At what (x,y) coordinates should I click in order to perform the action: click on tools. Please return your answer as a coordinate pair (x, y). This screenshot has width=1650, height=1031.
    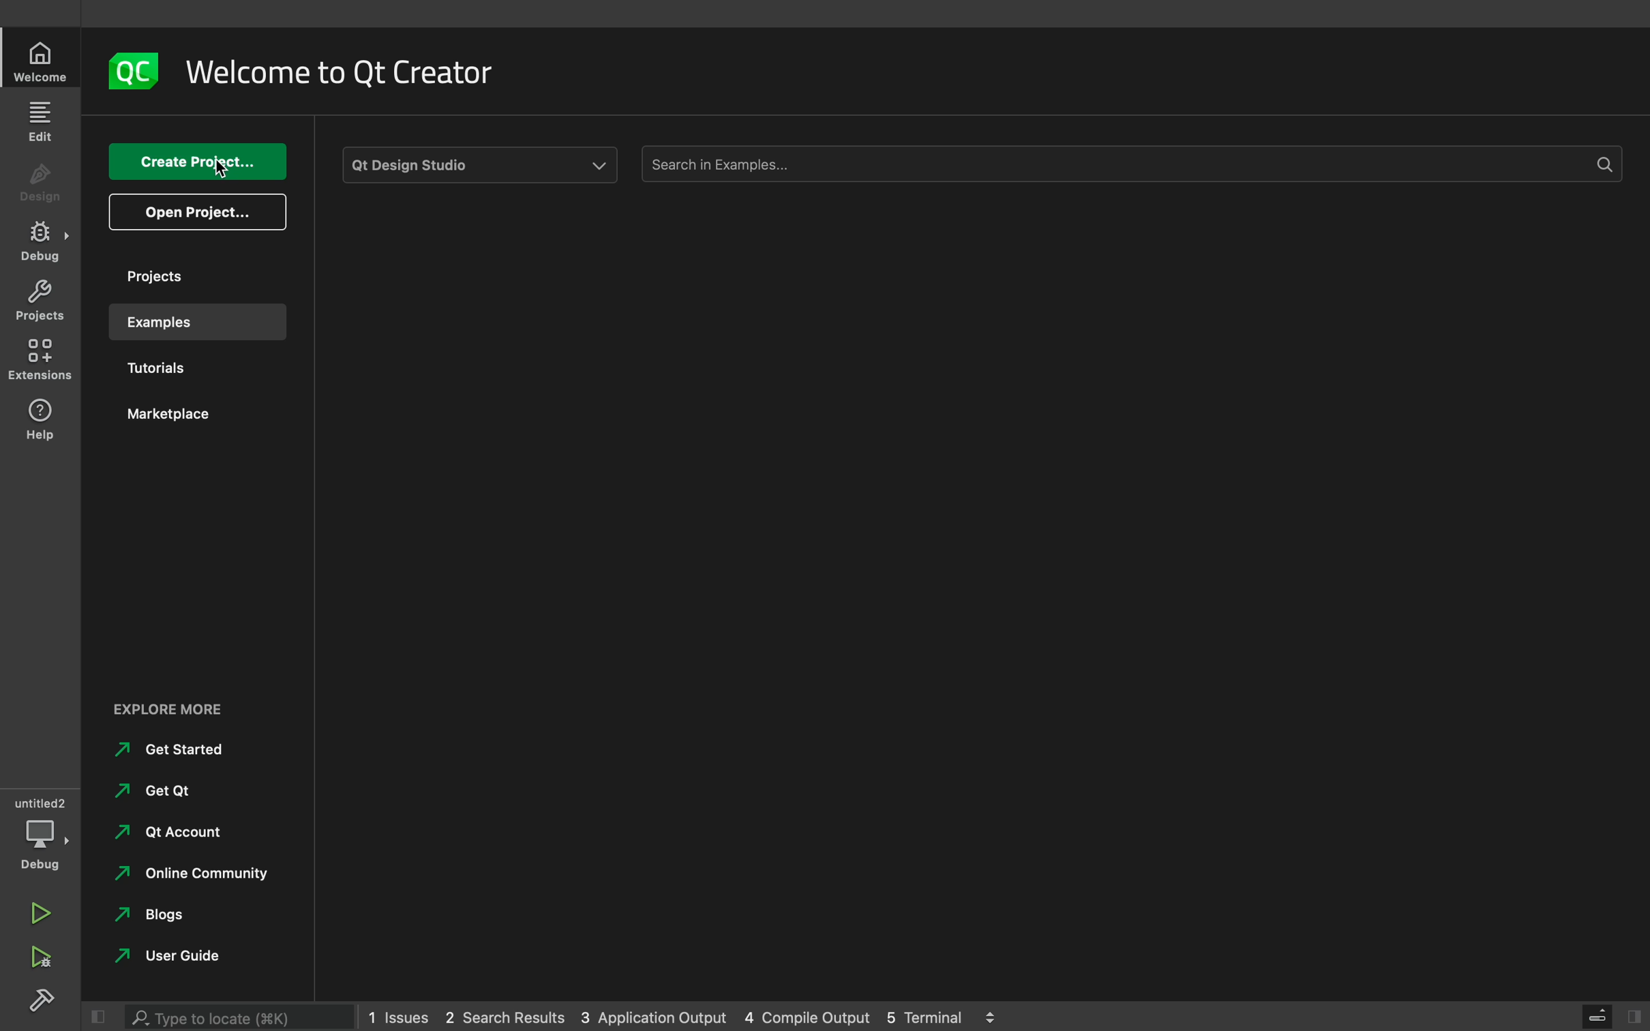
    Looking at the image, I should click on (478, 165).